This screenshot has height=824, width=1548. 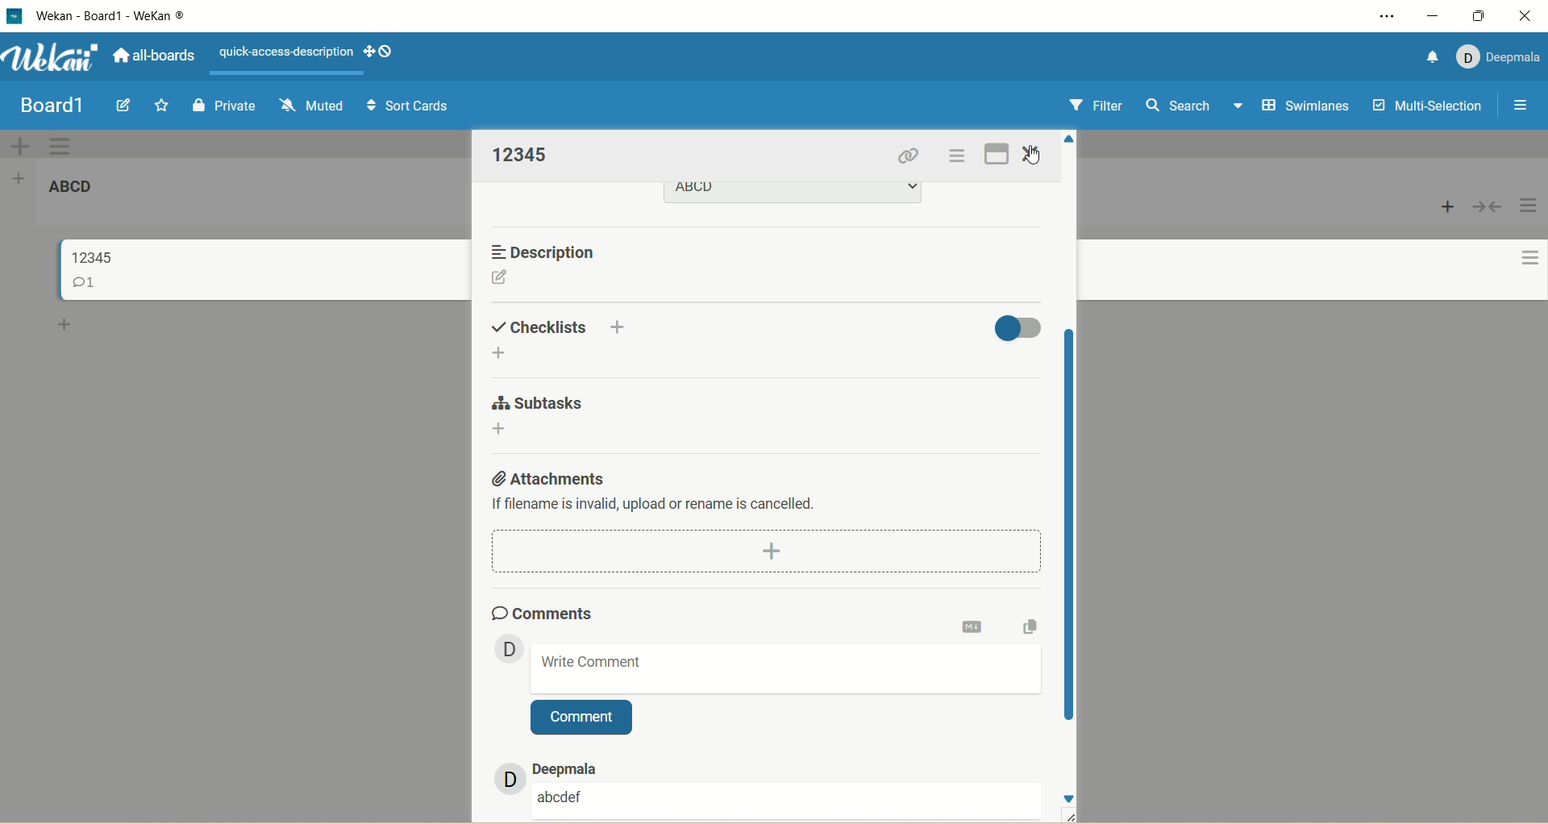 What do you see at coordinates (1018, 326) in the screenshot?
I see `toggle button` at bounding box center [1018, 326].